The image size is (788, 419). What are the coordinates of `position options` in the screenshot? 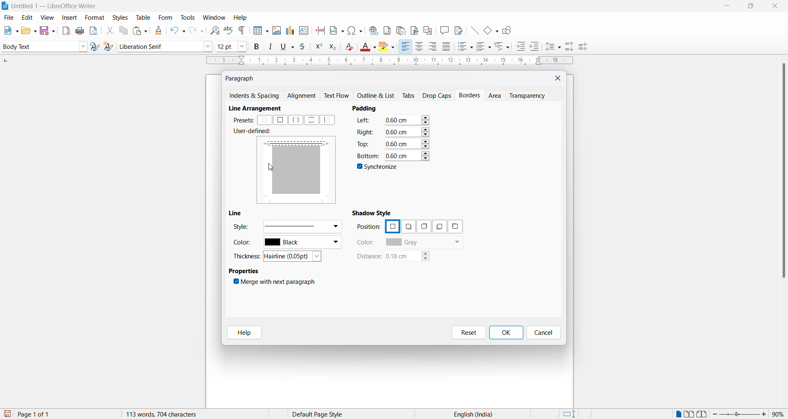 It's located at (438, 227).